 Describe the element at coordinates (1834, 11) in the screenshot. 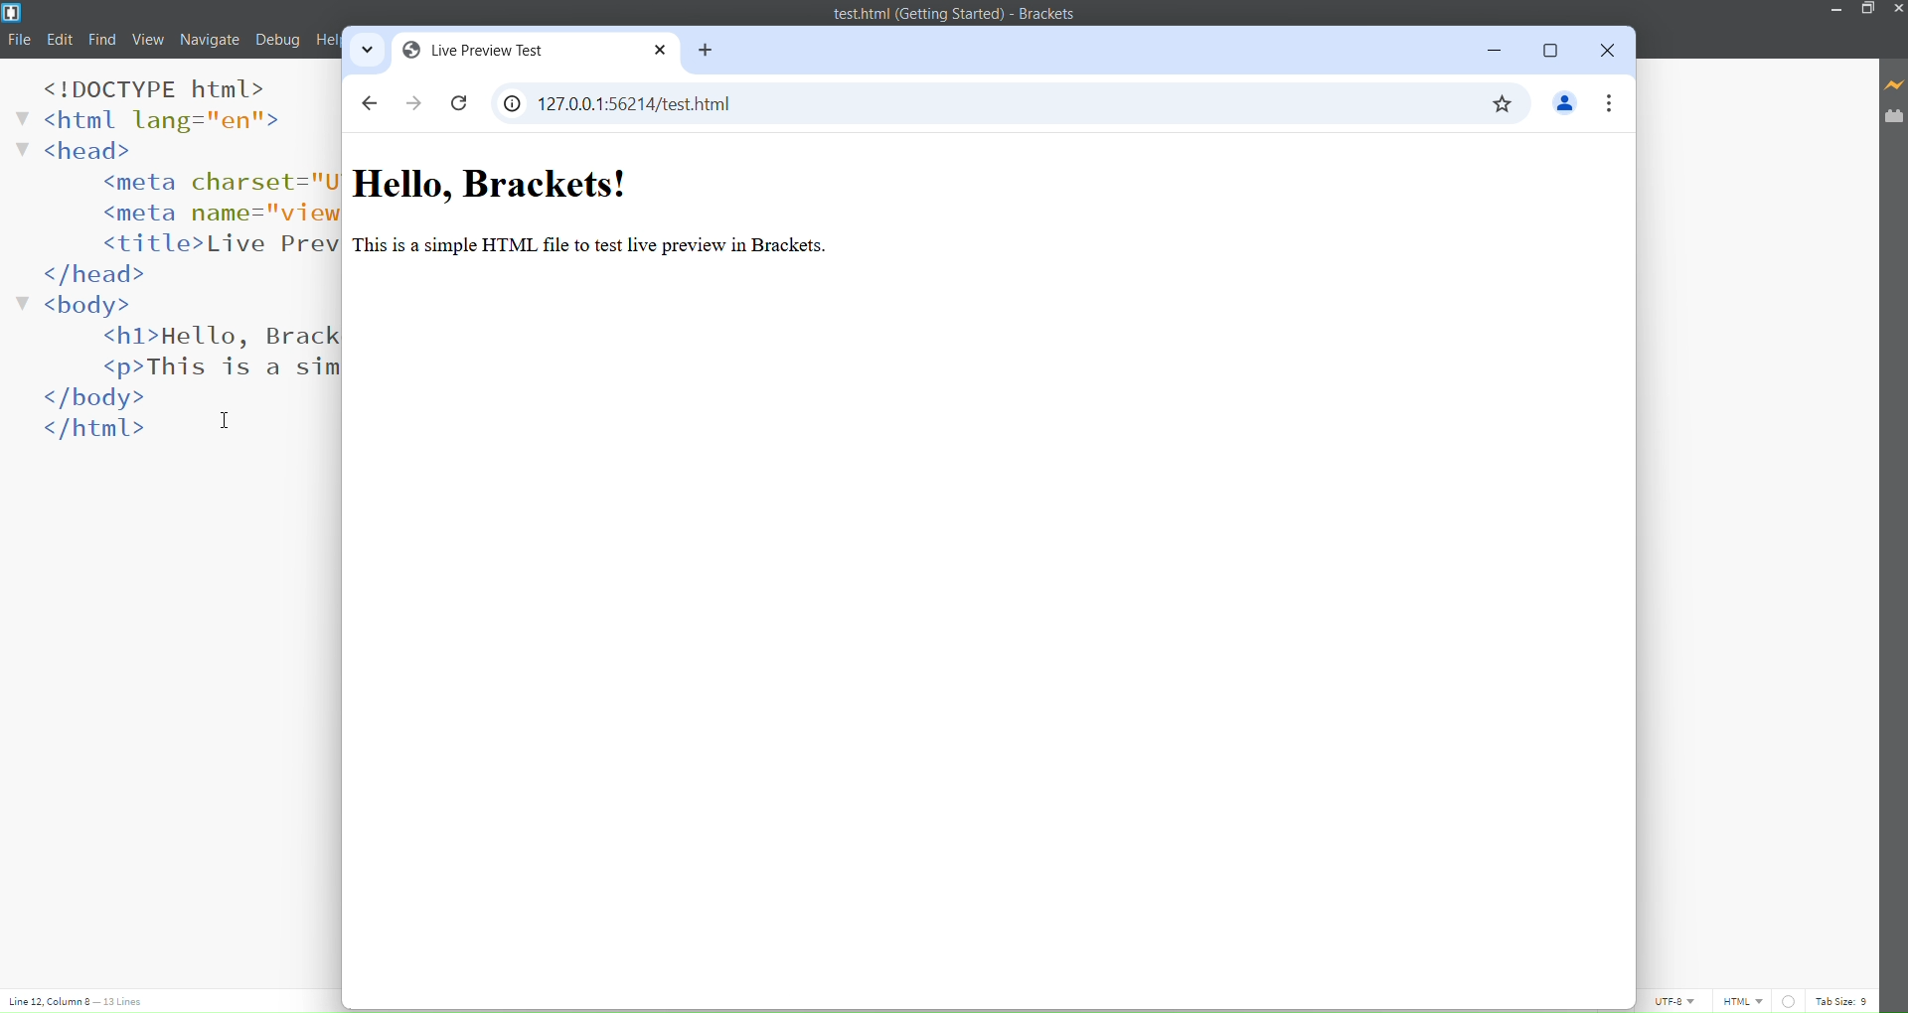

I see `Minimize` at that location.